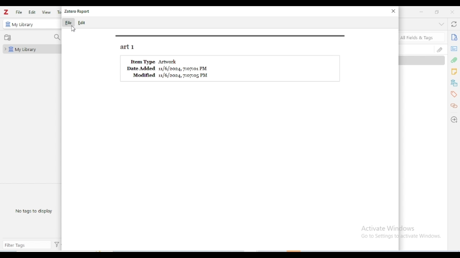 Image resolution: width=460 pixels, height=258 pixels. Describe the element at coordinates (394, 11) in the screenshot. I see `close` at that location.